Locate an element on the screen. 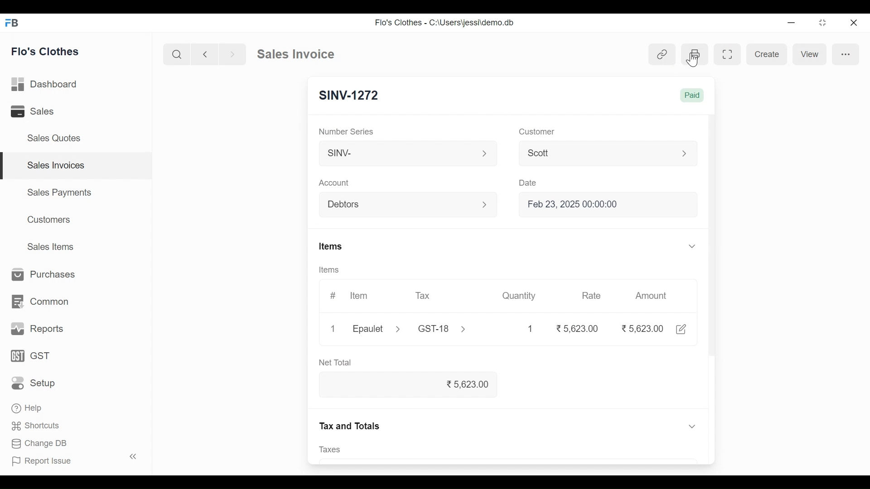 Image resolution: width=870 pixels, height=489 pixels. Purchases is located at coordinates (44, 276).